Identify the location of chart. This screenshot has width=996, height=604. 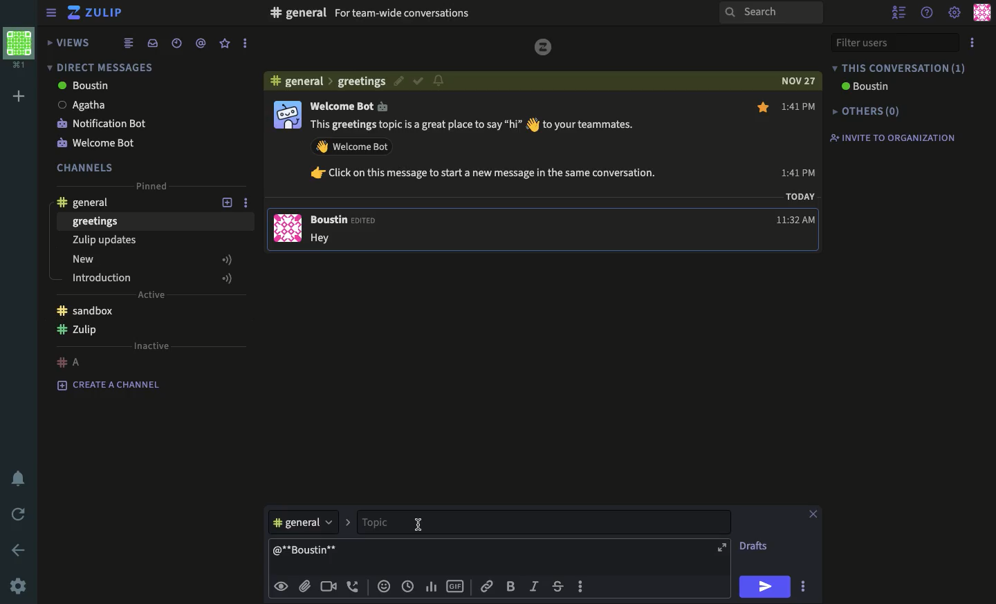
(433, 587).